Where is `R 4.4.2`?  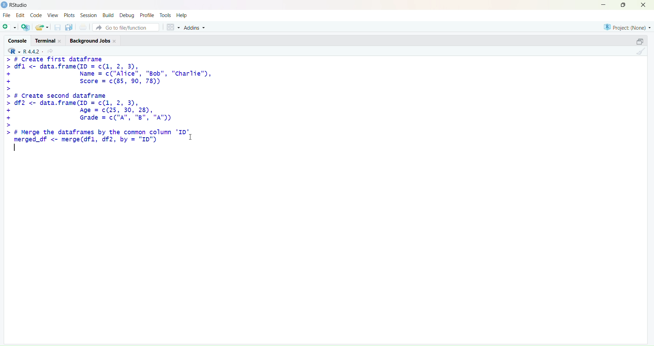 R 4.4.2 is located at coordinates (23, 51).